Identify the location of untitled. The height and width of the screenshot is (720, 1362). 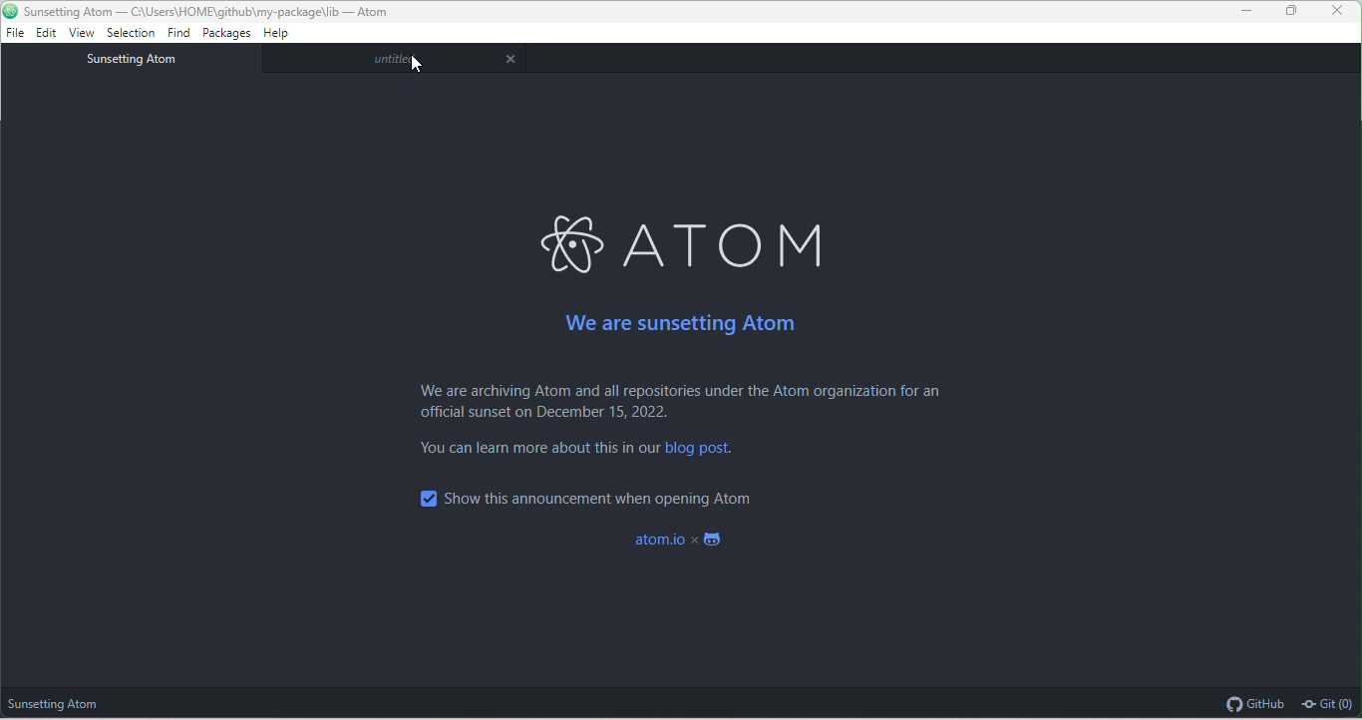
(387, 58).